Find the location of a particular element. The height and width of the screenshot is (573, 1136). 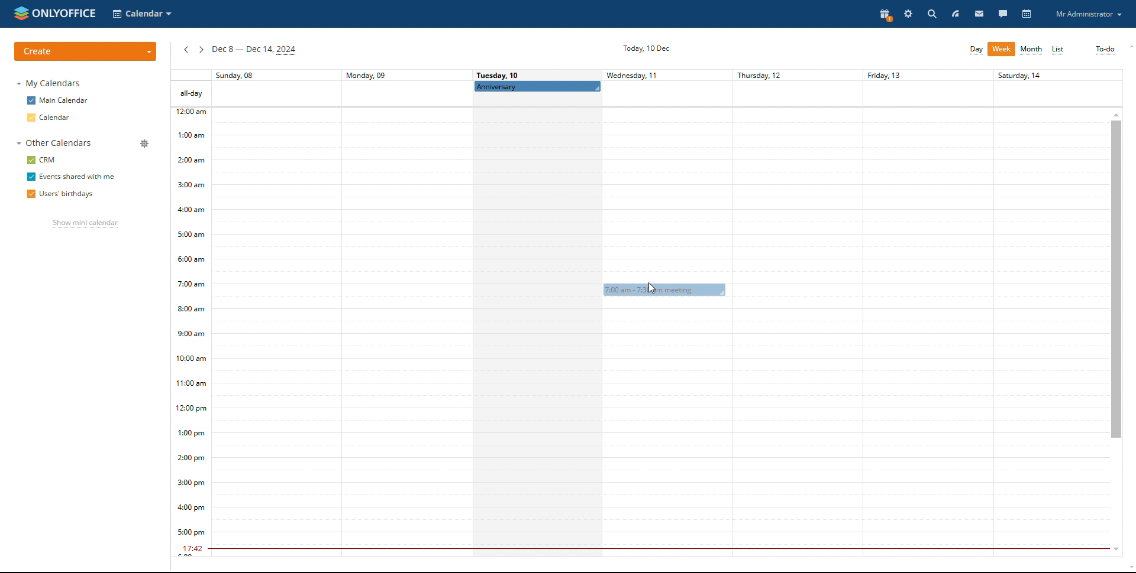

select application is located at coordinates (143, 14).